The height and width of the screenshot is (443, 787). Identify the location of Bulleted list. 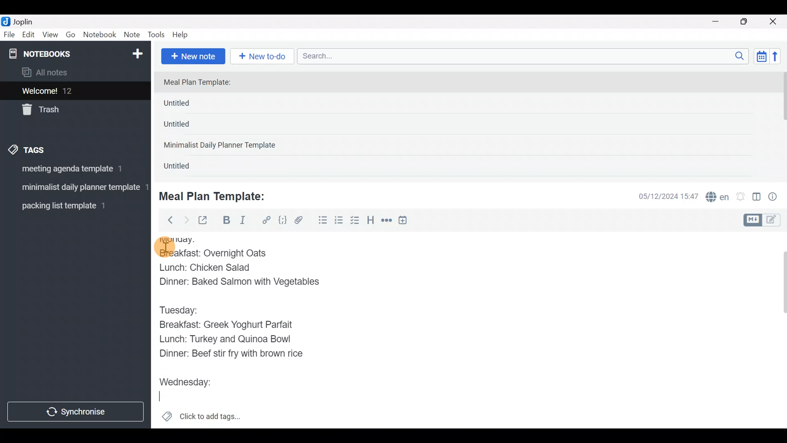
(321, 221).